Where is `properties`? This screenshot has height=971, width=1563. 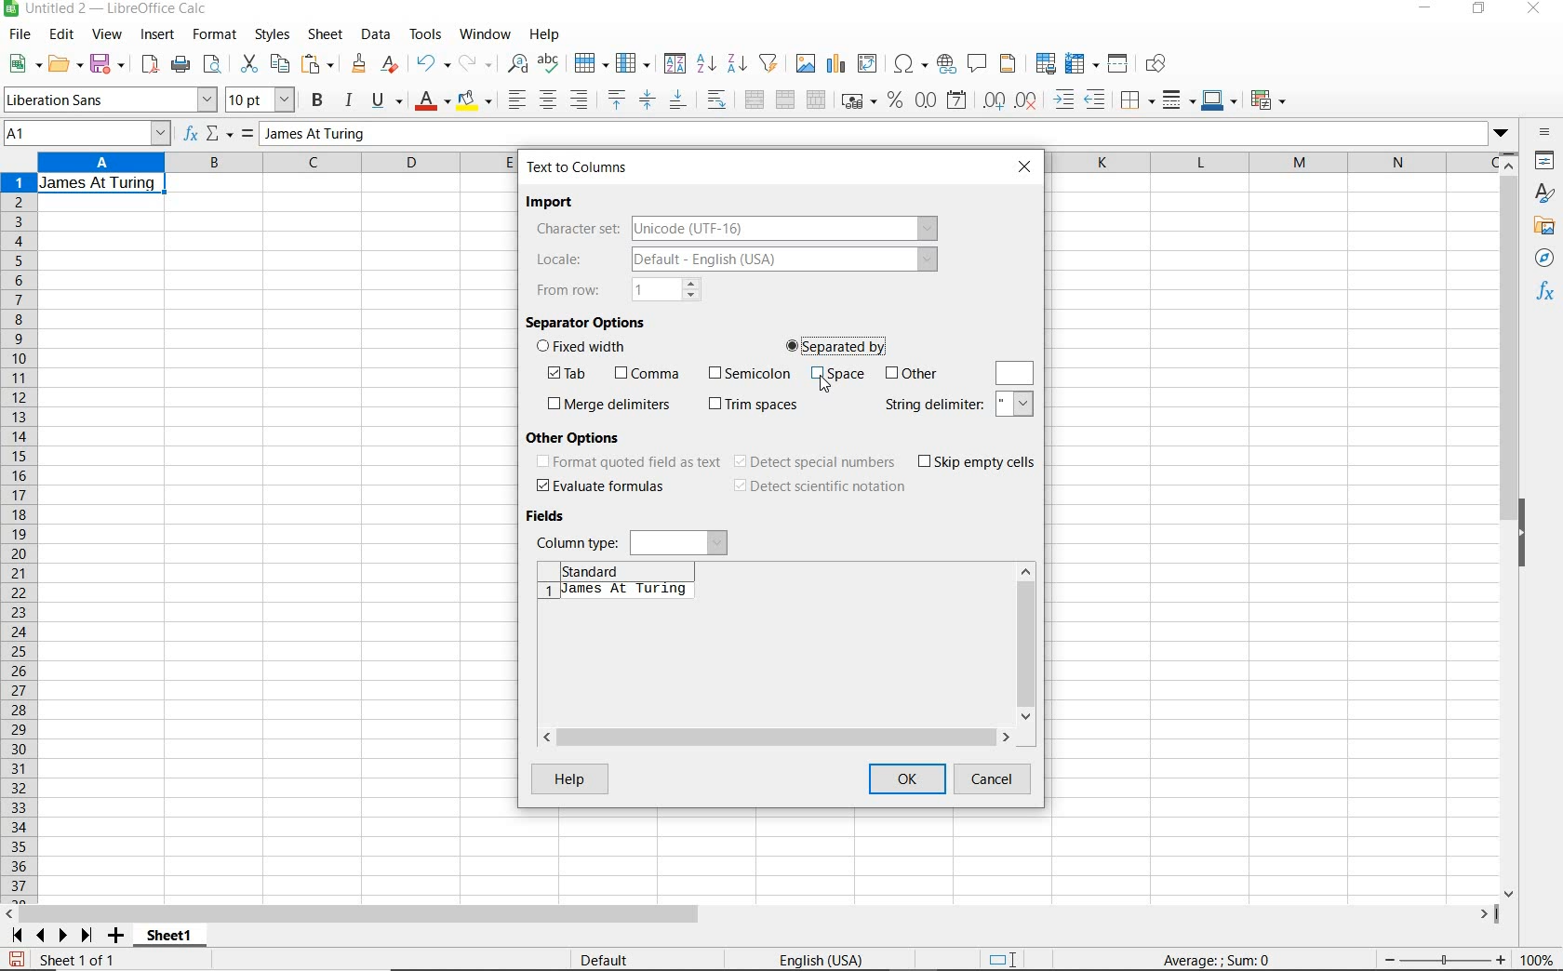 properties is located at coordinates (1545, 160).